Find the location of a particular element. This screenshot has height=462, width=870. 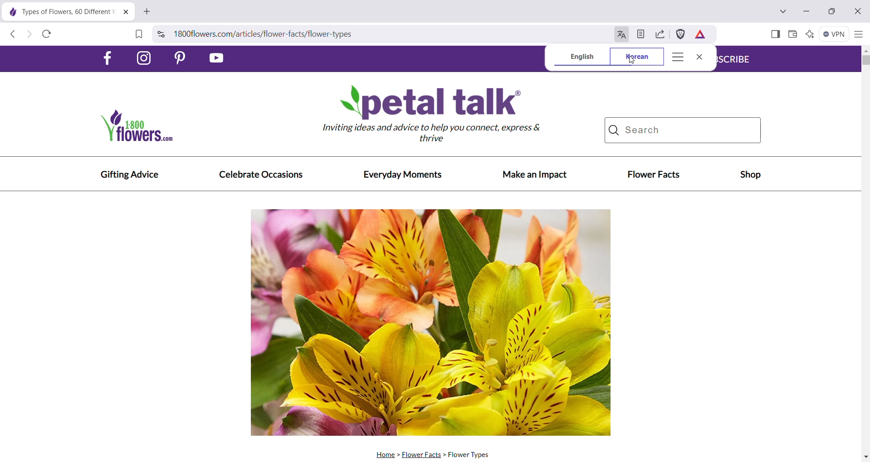

Minimize is located at coordinates (805, 12).